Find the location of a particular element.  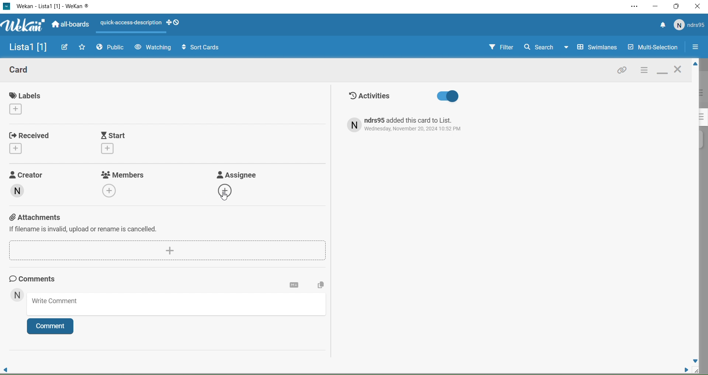

Asignee is located at coordinates (241, 186).